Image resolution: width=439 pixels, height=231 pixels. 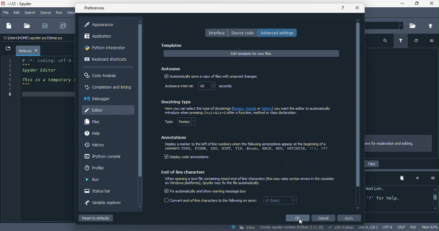 What do you see at coordinates (430, 178) in the screenshot?
I see `option` at bounding box center [430, 178].